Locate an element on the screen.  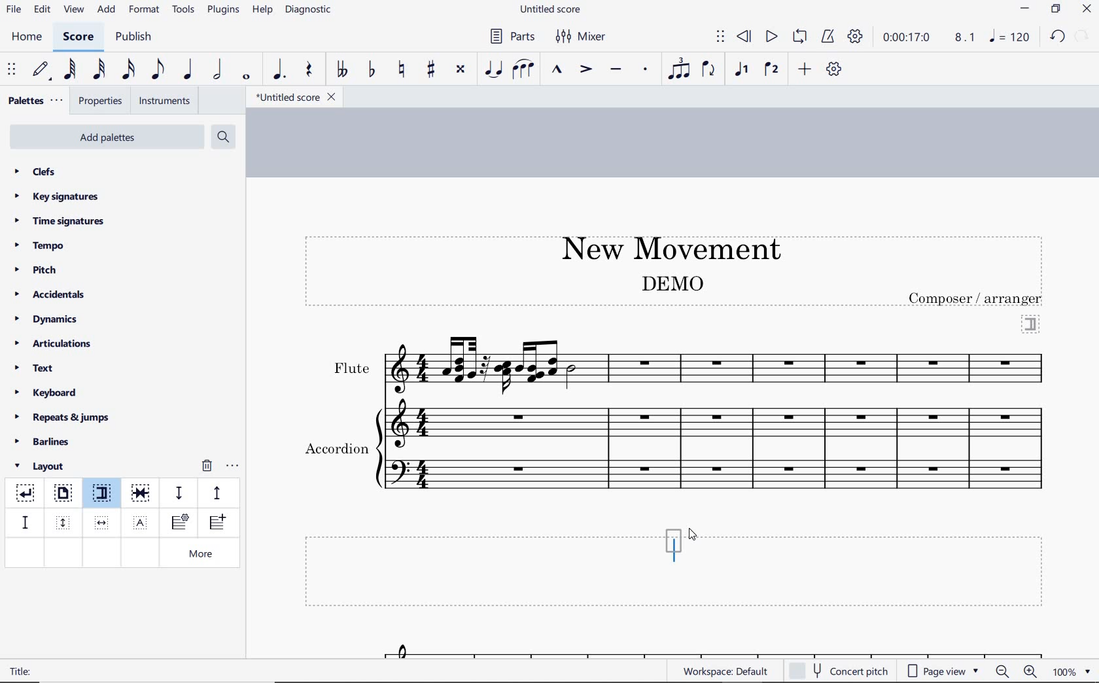
insert vertical frame is located at coordinates (65, 521).